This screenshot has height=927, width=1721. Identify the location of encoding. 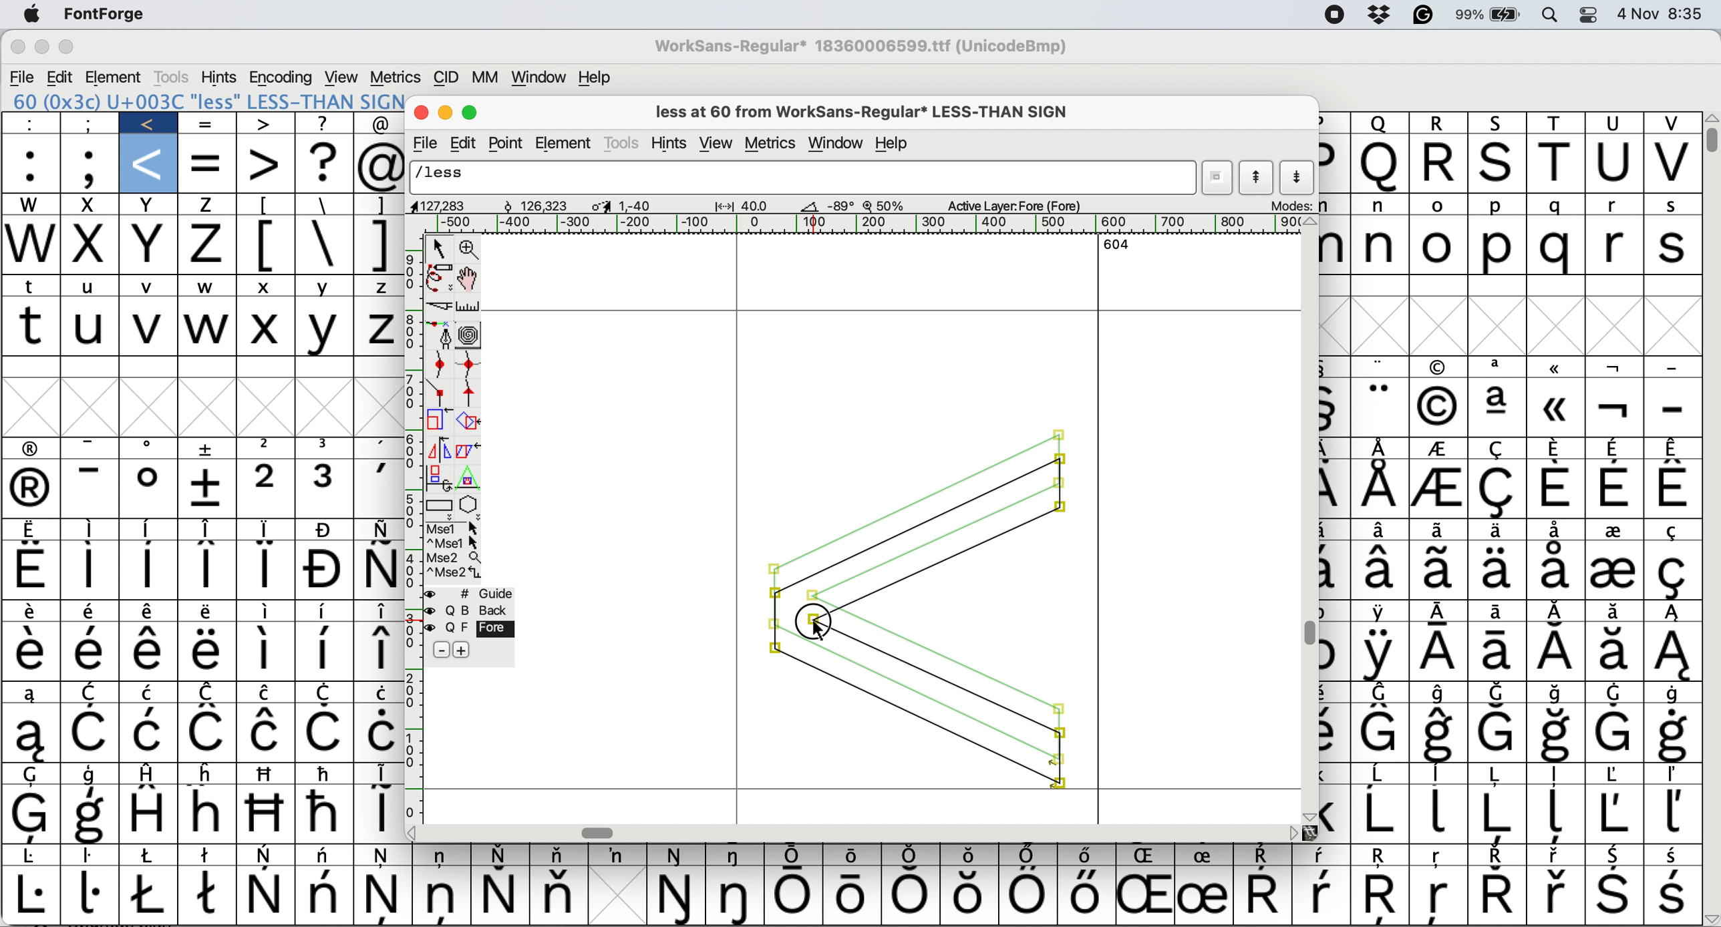
(282, 77).